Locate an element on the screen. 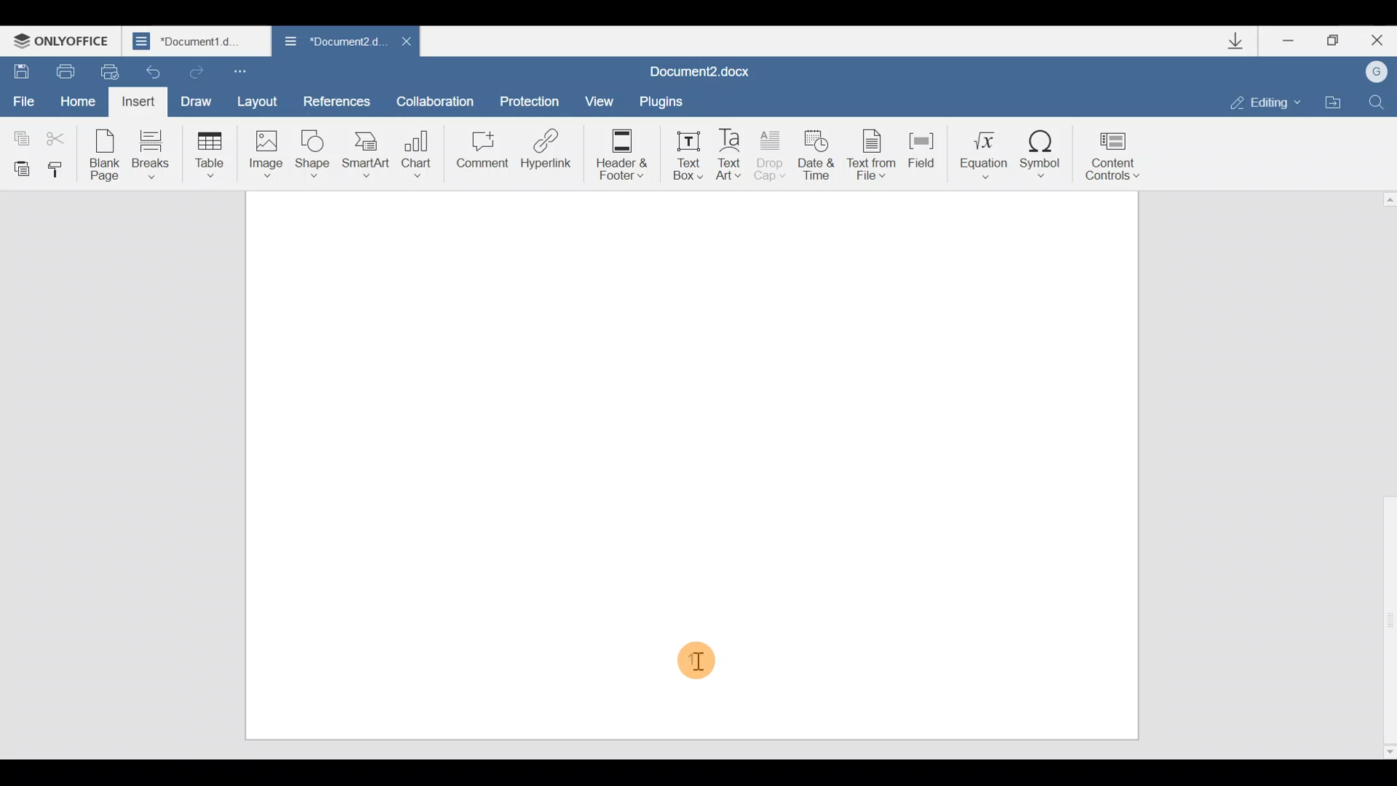 This screenshot has width=1397, height=786. Header & footer is located at coordinates (617, 154).